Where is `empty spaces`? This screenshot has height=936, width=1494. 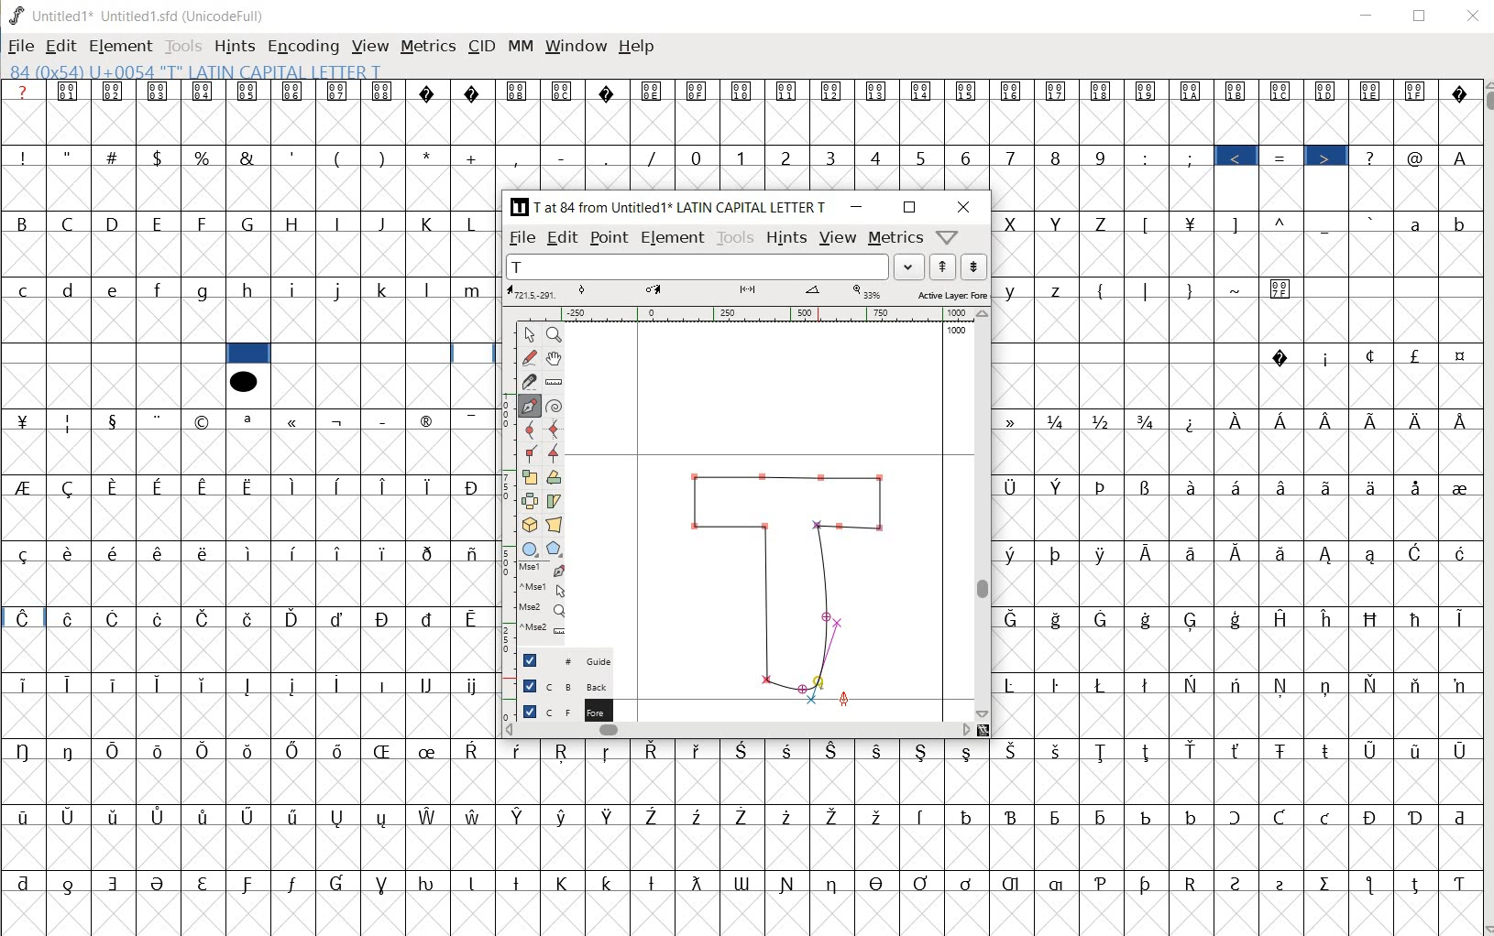
empty spaces is located at coordinates (1126, 354).